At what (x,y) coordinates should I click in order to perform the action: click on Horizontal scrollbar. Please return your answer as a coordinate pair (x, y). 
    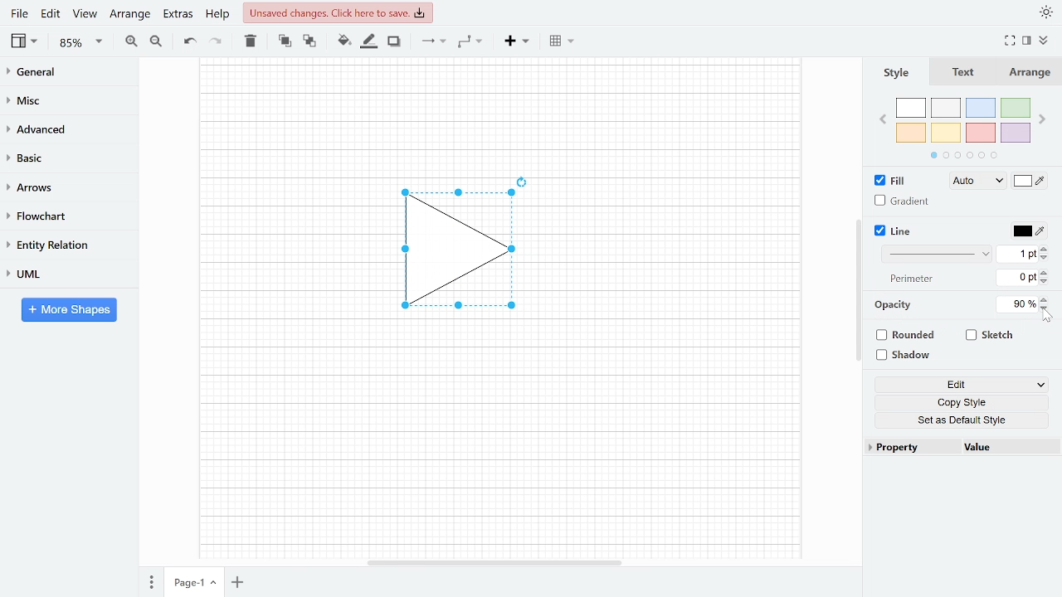
    Looking at the image, I should click on (496, 562).